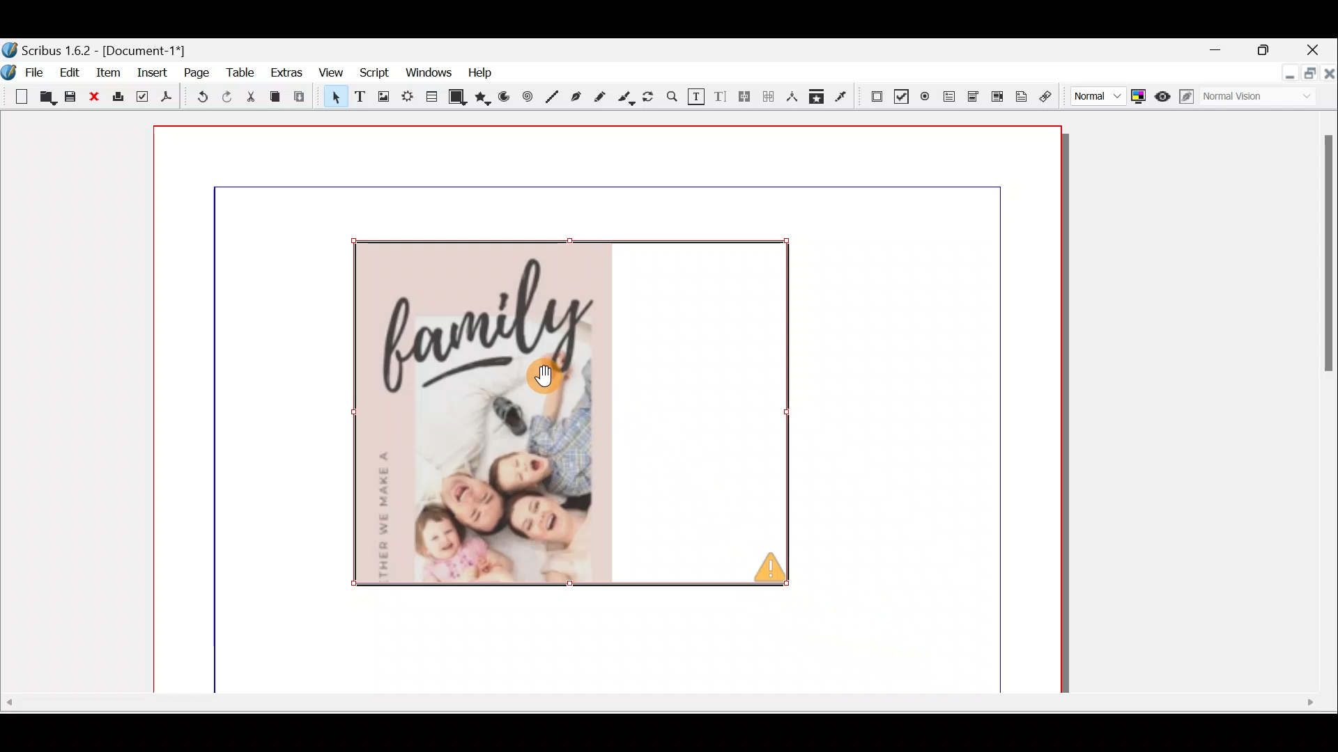 The height and width of the screenshot is (752, 1338). Describe the element at coordinates (695, 95) in the screenshot. I see `Edit contents of frame` at that location.